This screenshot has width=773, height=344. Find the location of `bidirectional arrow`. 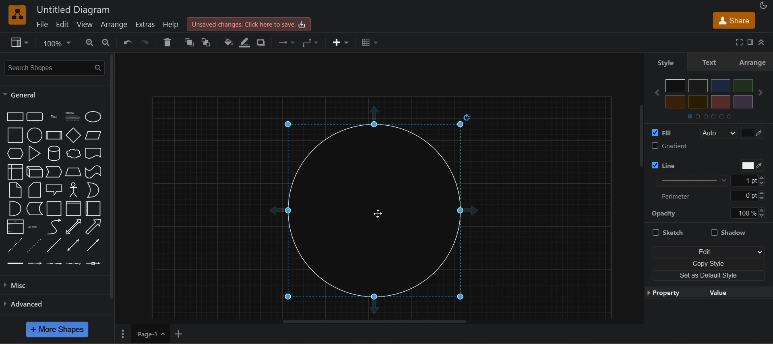

bidirectional arrow is located at coordinates (73, 227).